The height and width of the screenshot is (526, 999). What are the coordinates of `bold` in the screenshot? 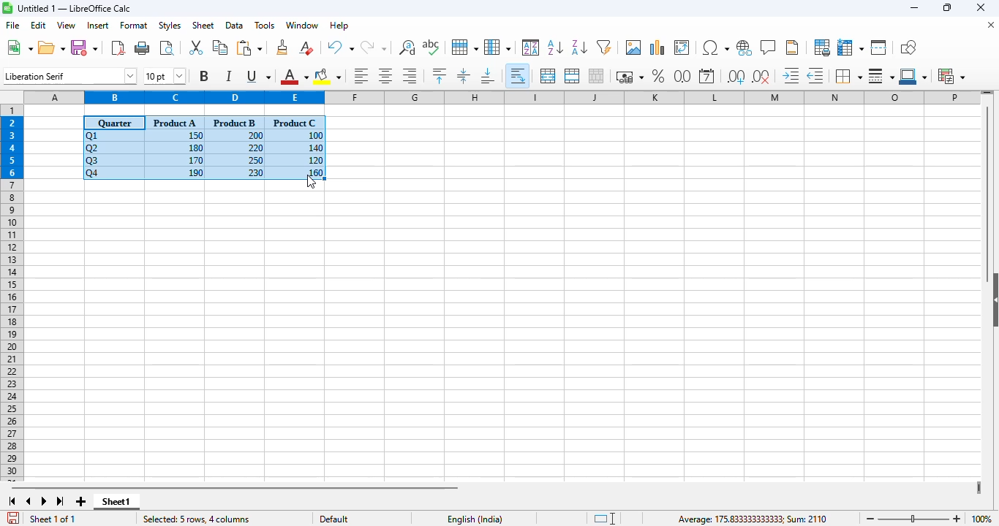 It's located at (204, 75).